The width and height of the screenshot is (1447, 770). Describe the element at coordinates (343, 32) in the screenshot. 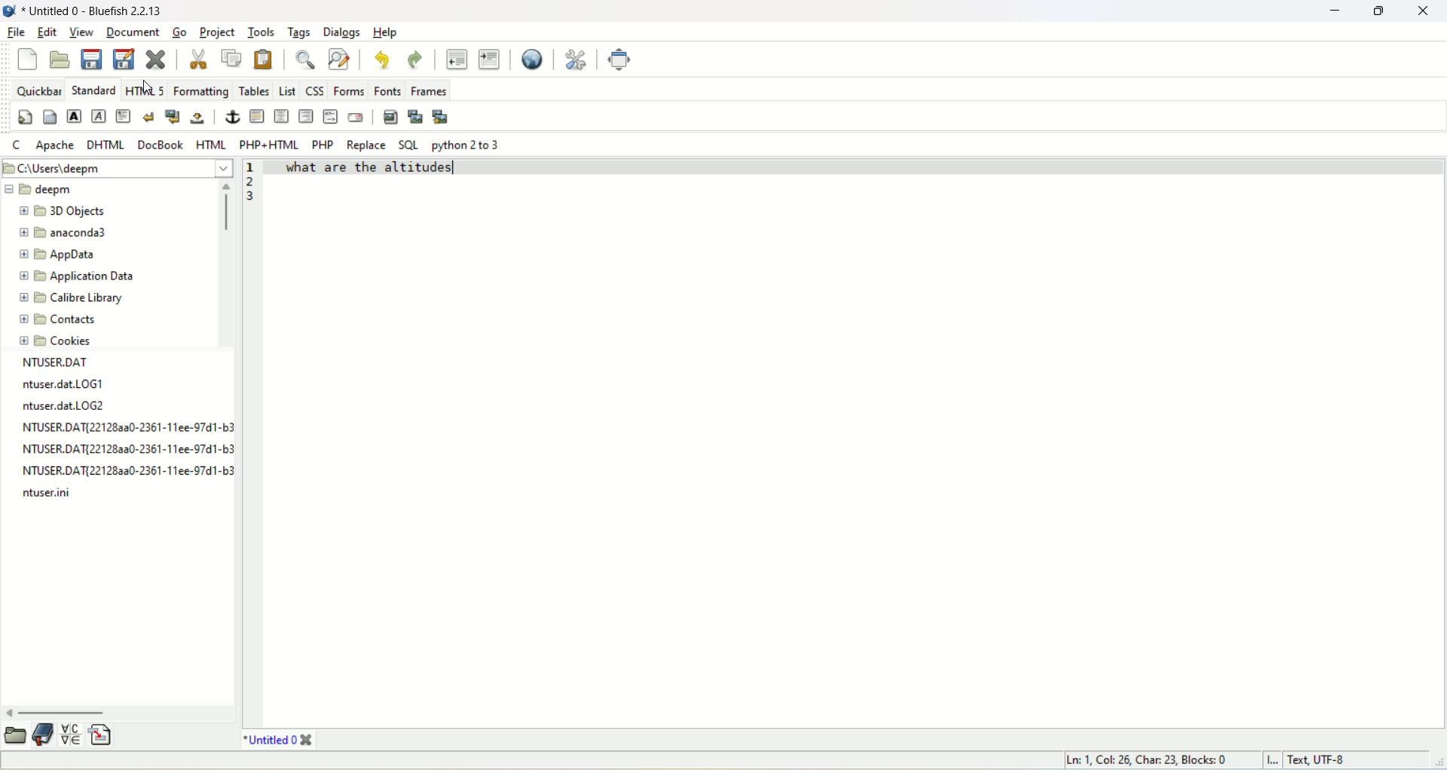

I see `dialogs` at that location.